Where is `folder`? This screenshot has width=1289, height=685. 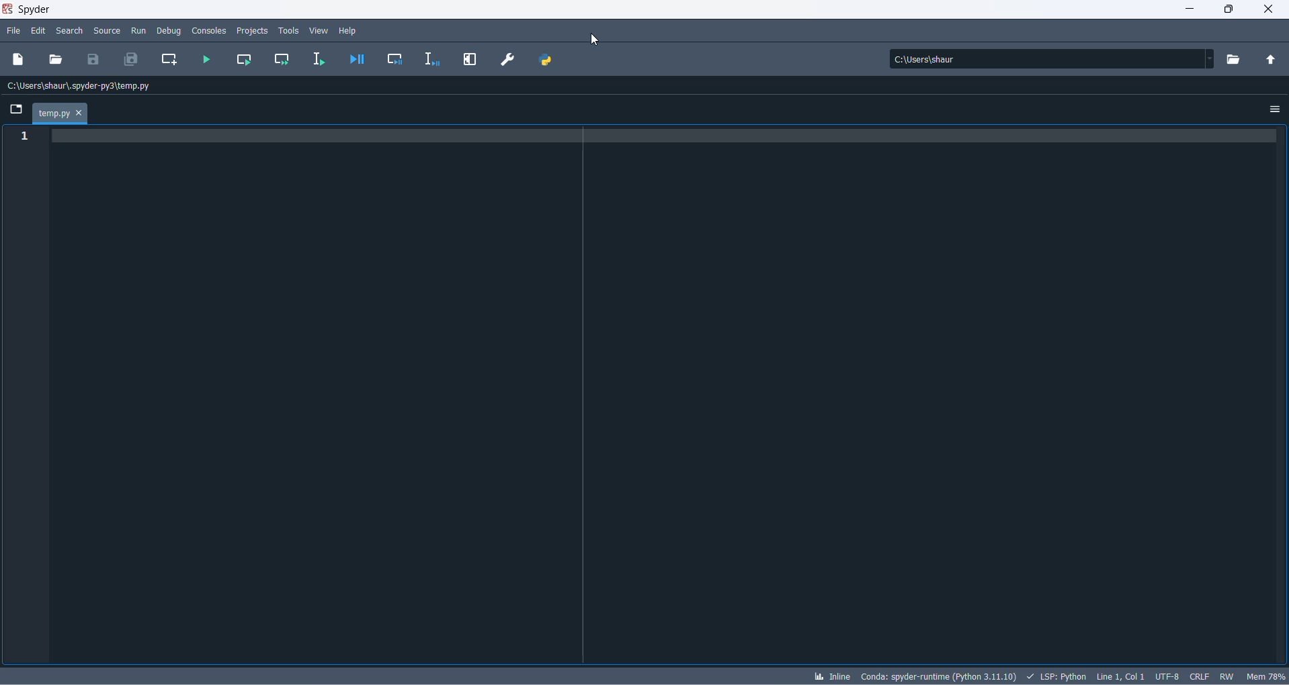 folder is located at coordinates (14, 111).